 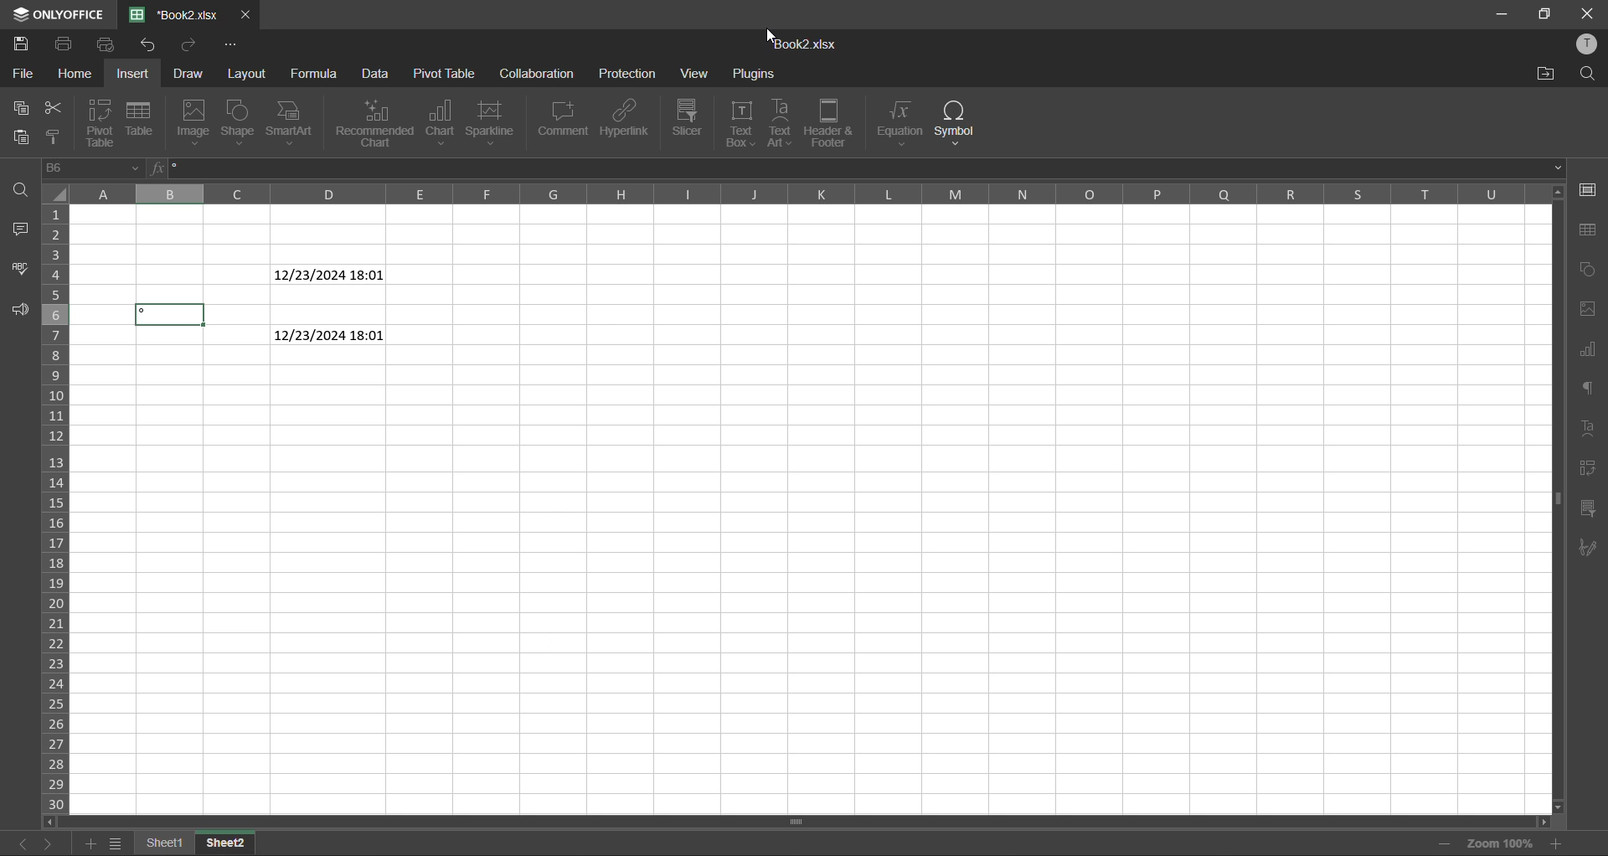 What do you see at coordinates (139, 117) in the screenshot?
I see `table` at bounding box center [139, 117].